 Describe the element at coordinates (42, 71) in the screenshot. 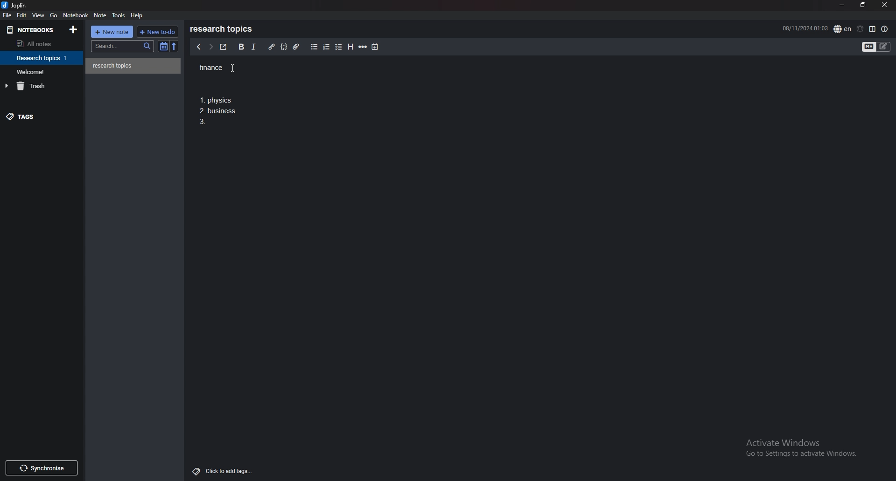

I see `notebook` at that location.